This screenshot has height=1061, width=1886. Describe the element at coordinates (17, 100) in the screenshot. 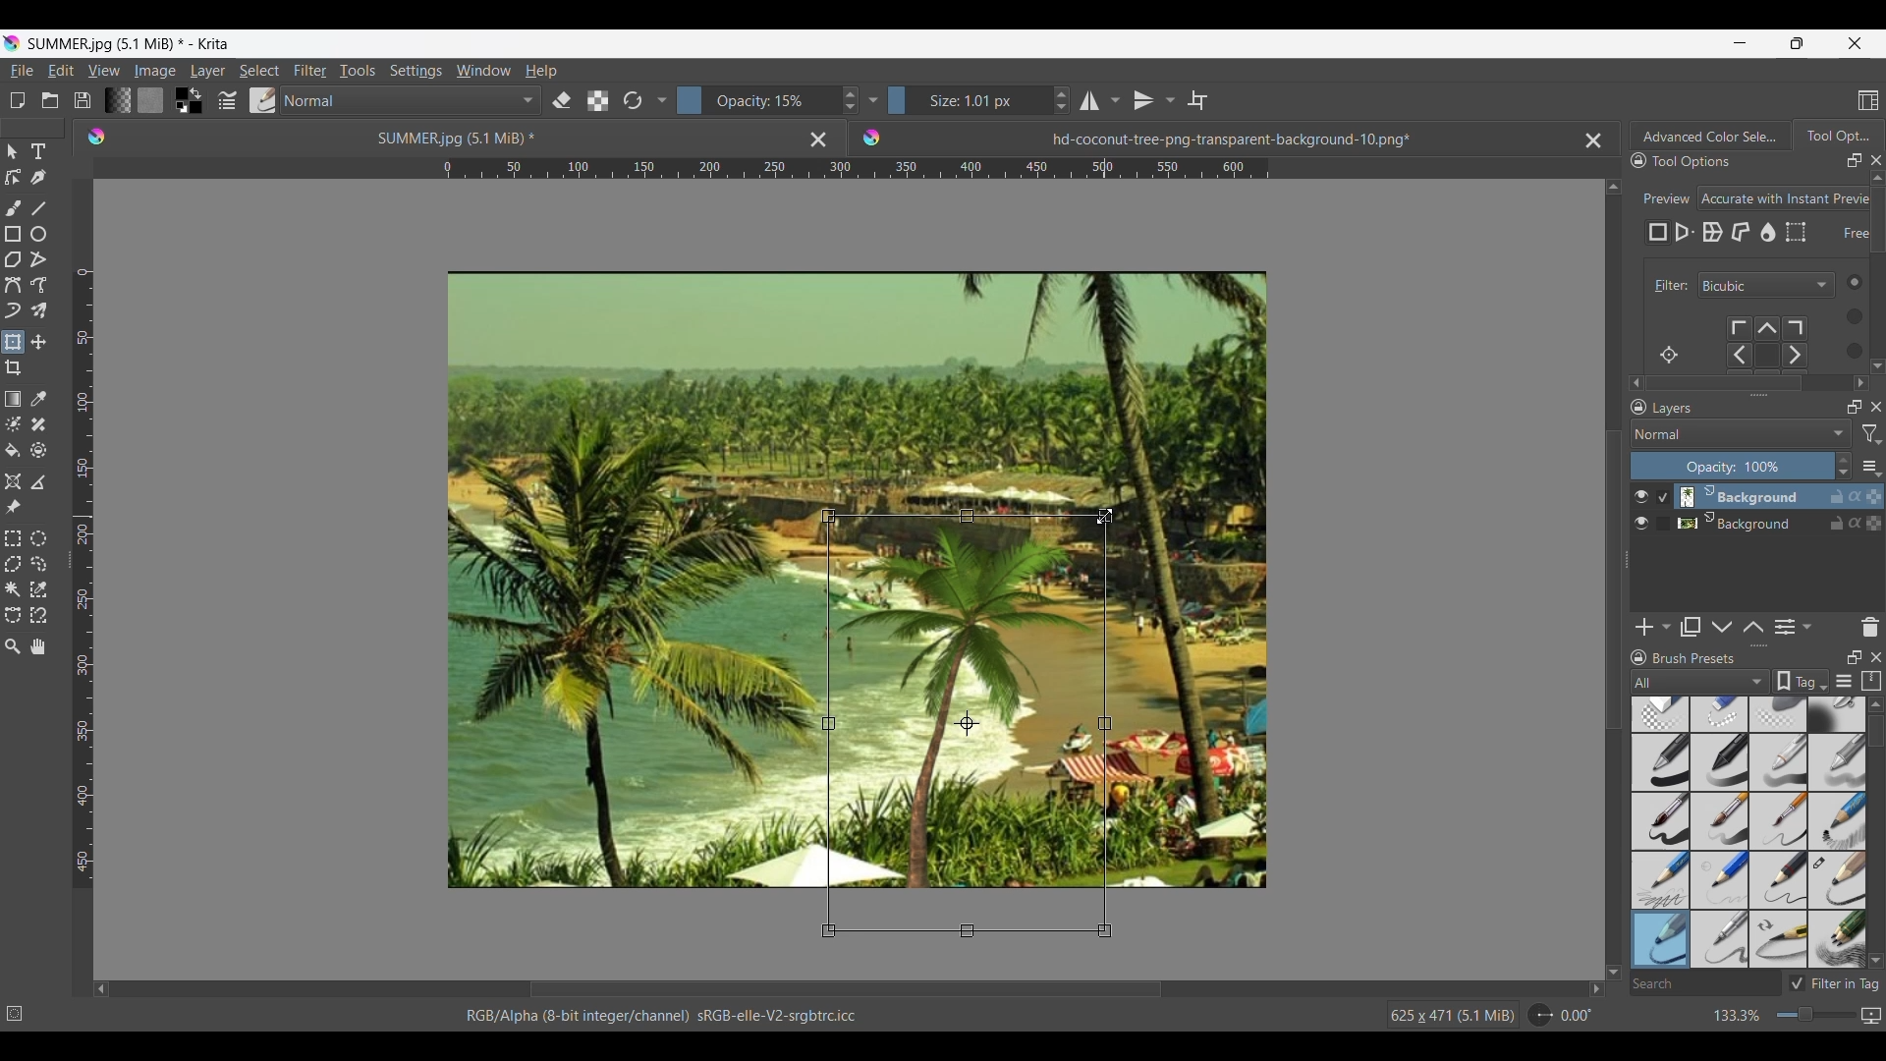

I see `Create a new document` at that location.